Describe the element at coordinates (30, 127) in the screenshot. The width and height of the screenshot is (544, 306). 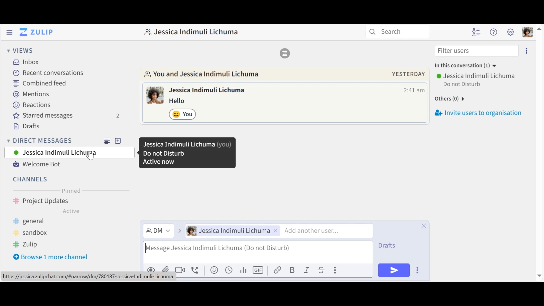
I see `Drafts` at that location.